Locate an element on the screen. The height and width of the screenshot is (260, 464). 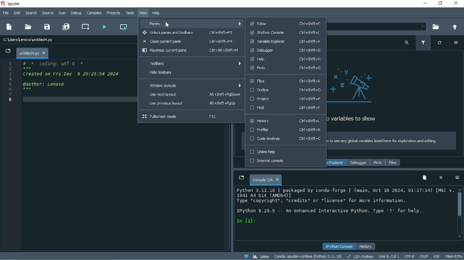
Line 8, Col 1 is located at coordinates (389, 256).